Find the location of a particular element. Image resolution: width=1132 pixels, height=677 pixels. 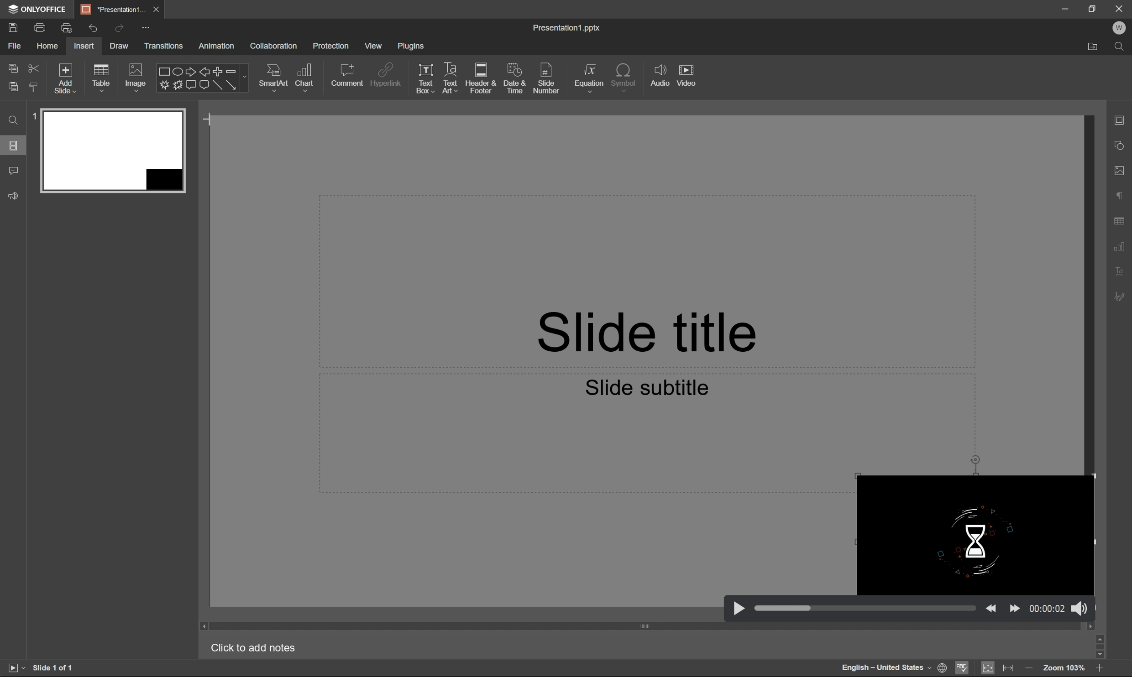

Find is located at coordinates (1122, 47).